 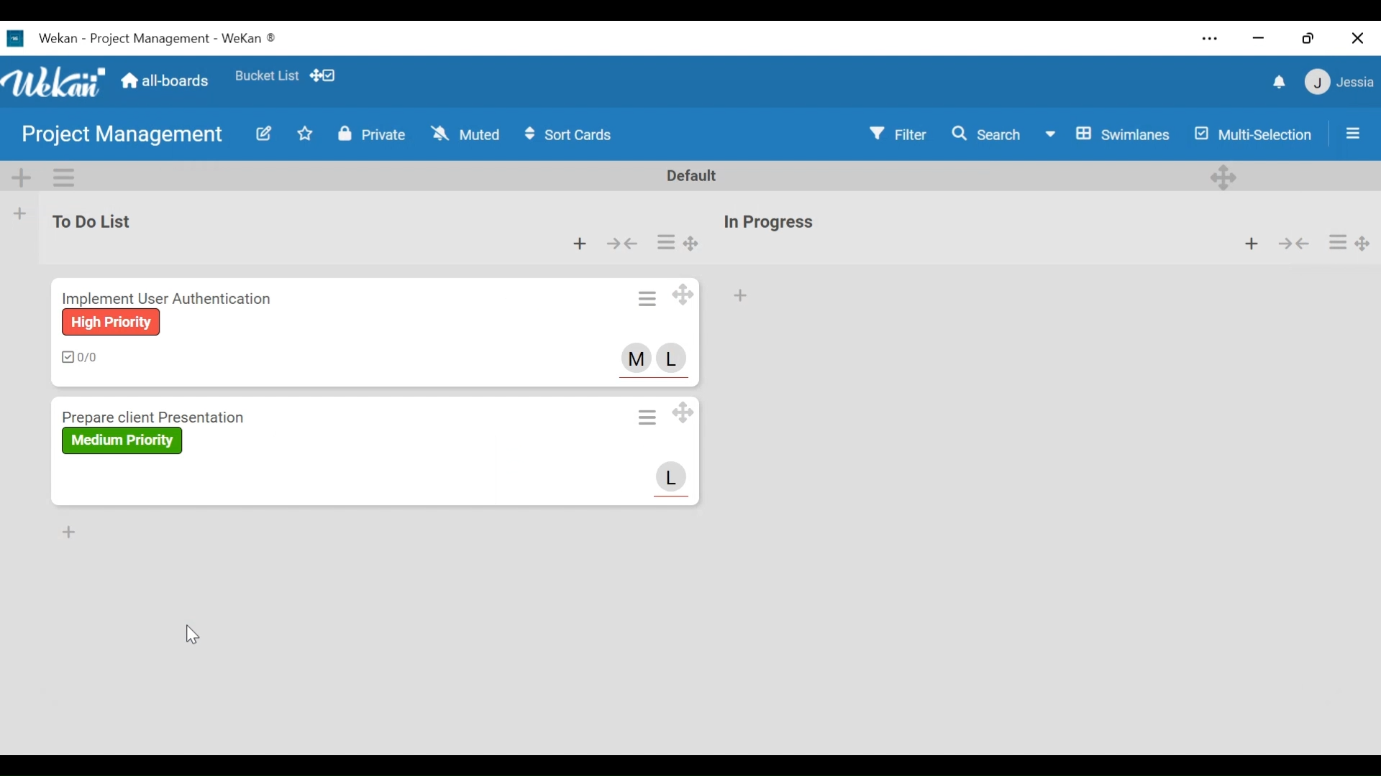 I want to click on label, so click(x=111, y=322).